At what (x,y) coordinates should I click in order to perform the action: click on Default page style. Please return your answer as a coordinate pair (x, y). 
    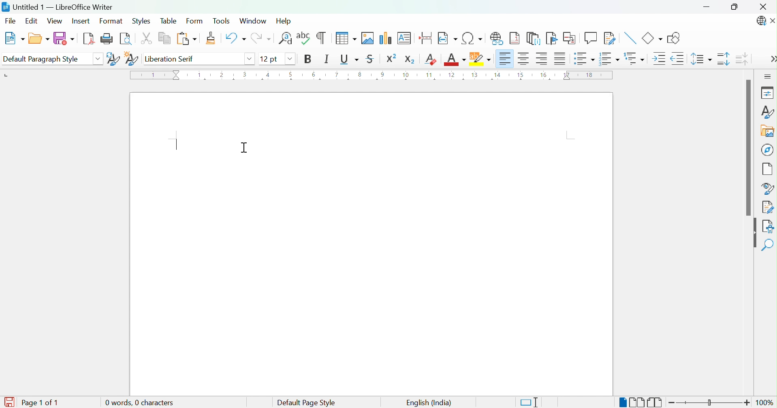
    Looking at the image, I should click on (305, 403).